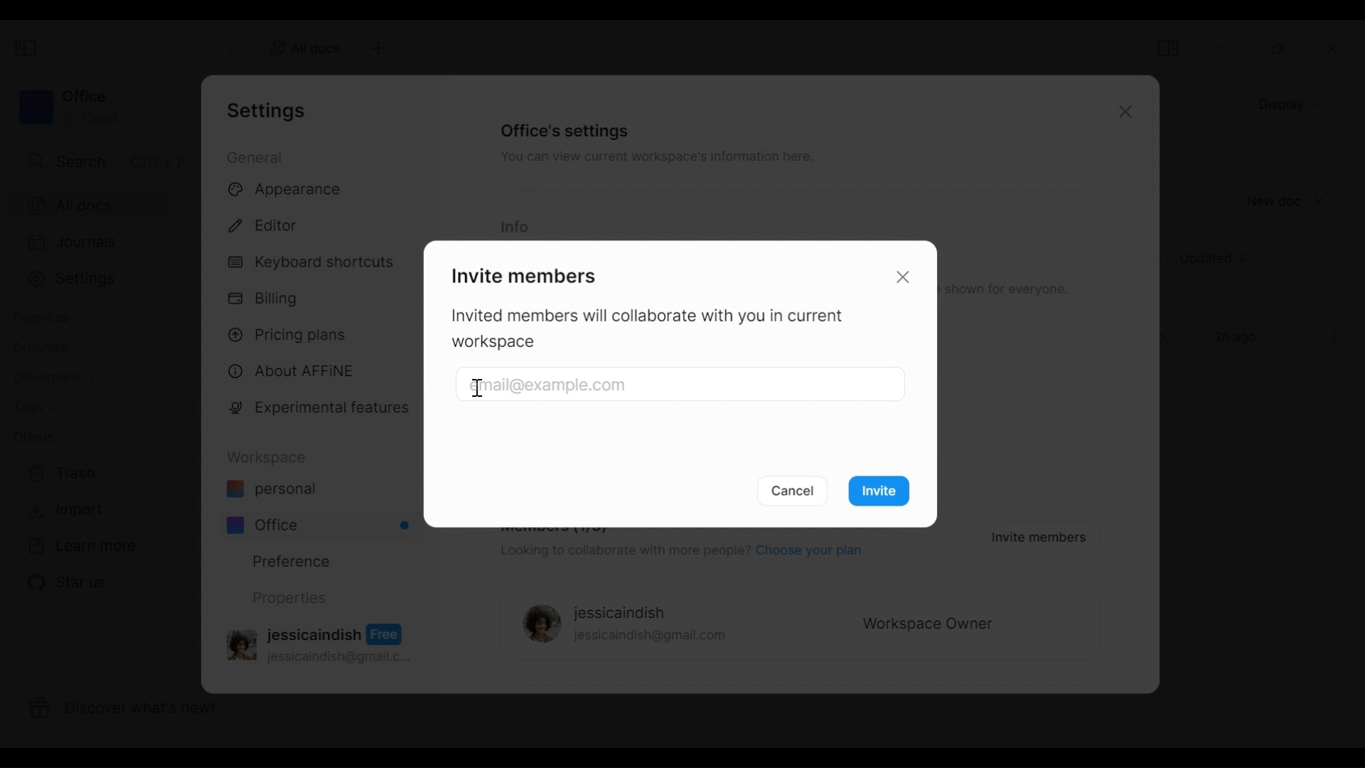 The width and height of the screenshot is (1365, 768). I want to click on invite, so click(884, 494).